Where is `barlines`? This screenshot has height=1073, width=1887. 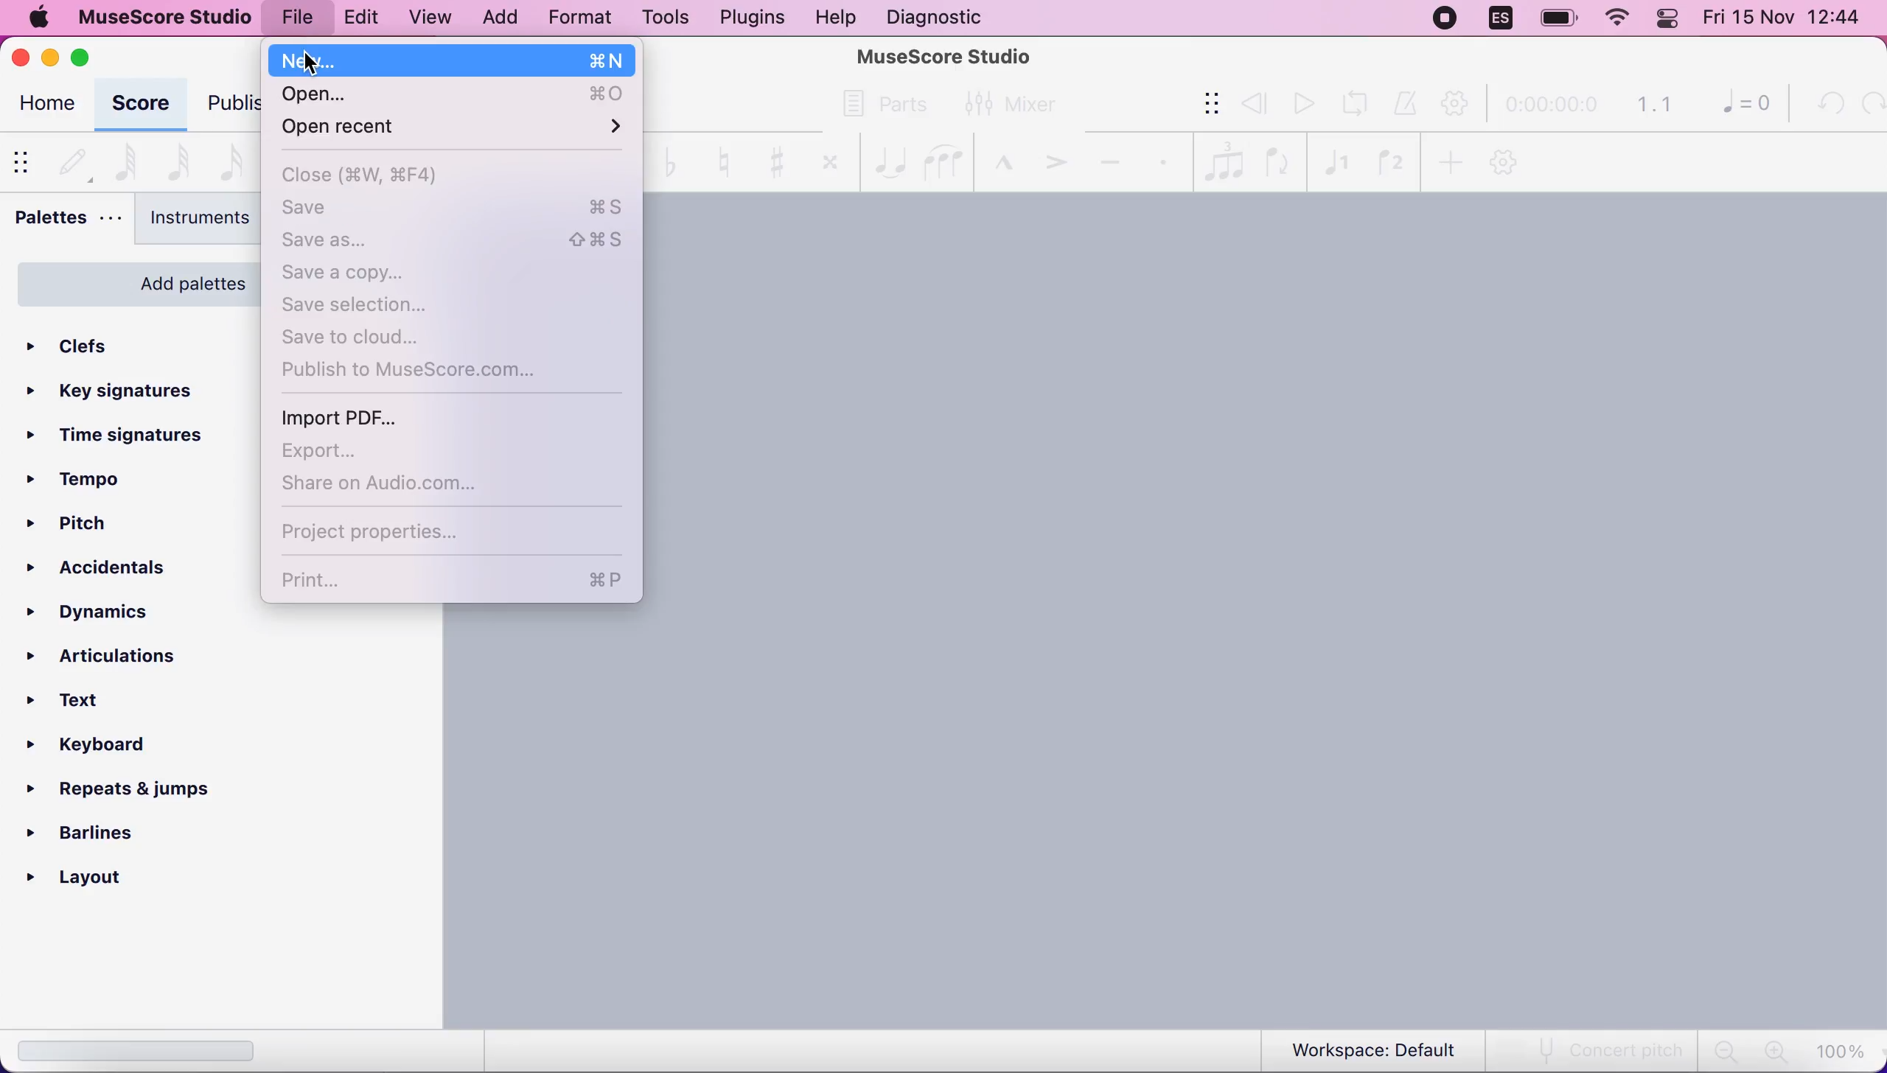
barlines is located at coordinates (120, 833).